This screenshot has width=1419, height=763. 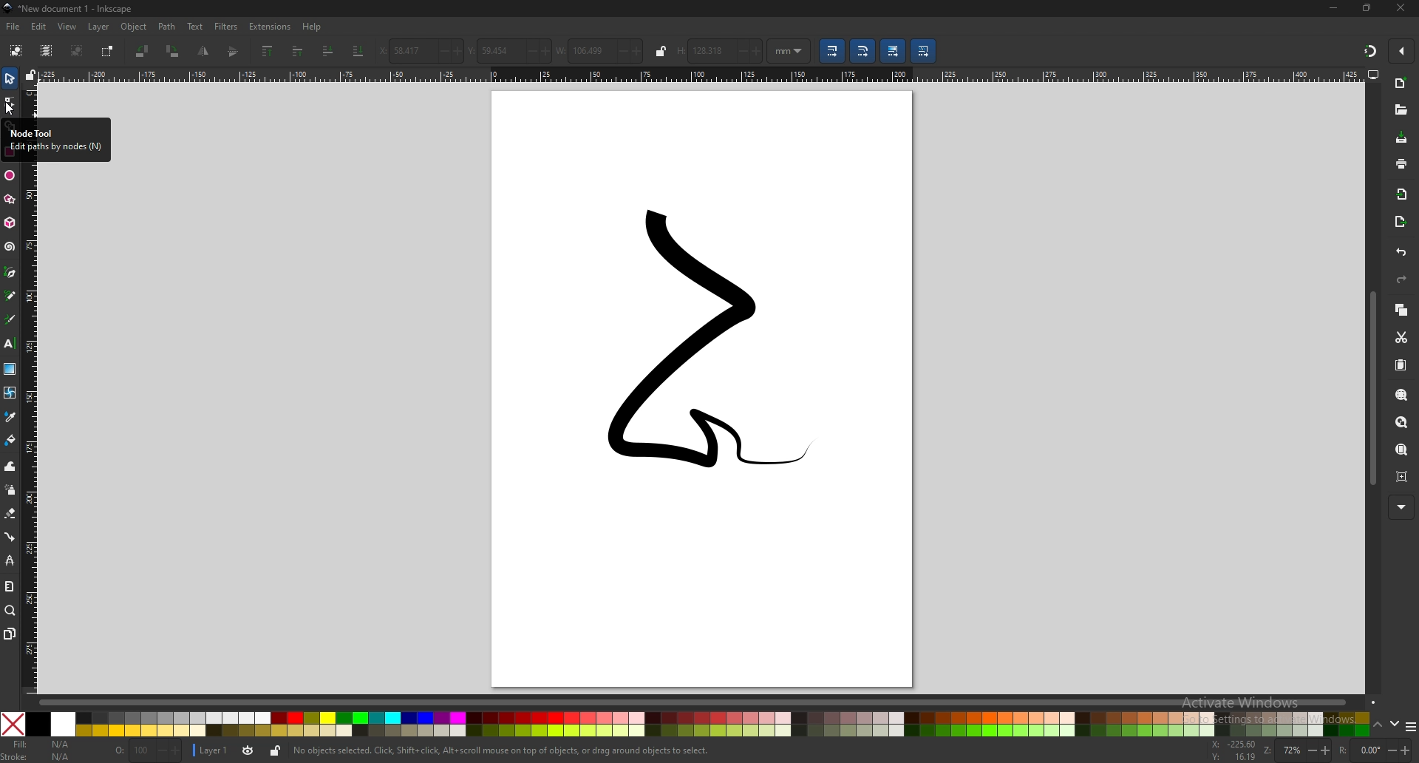 What do you see at coordinates (1401, 110) in the screenshot?
I see `open` at bounding box center [1401, 110].